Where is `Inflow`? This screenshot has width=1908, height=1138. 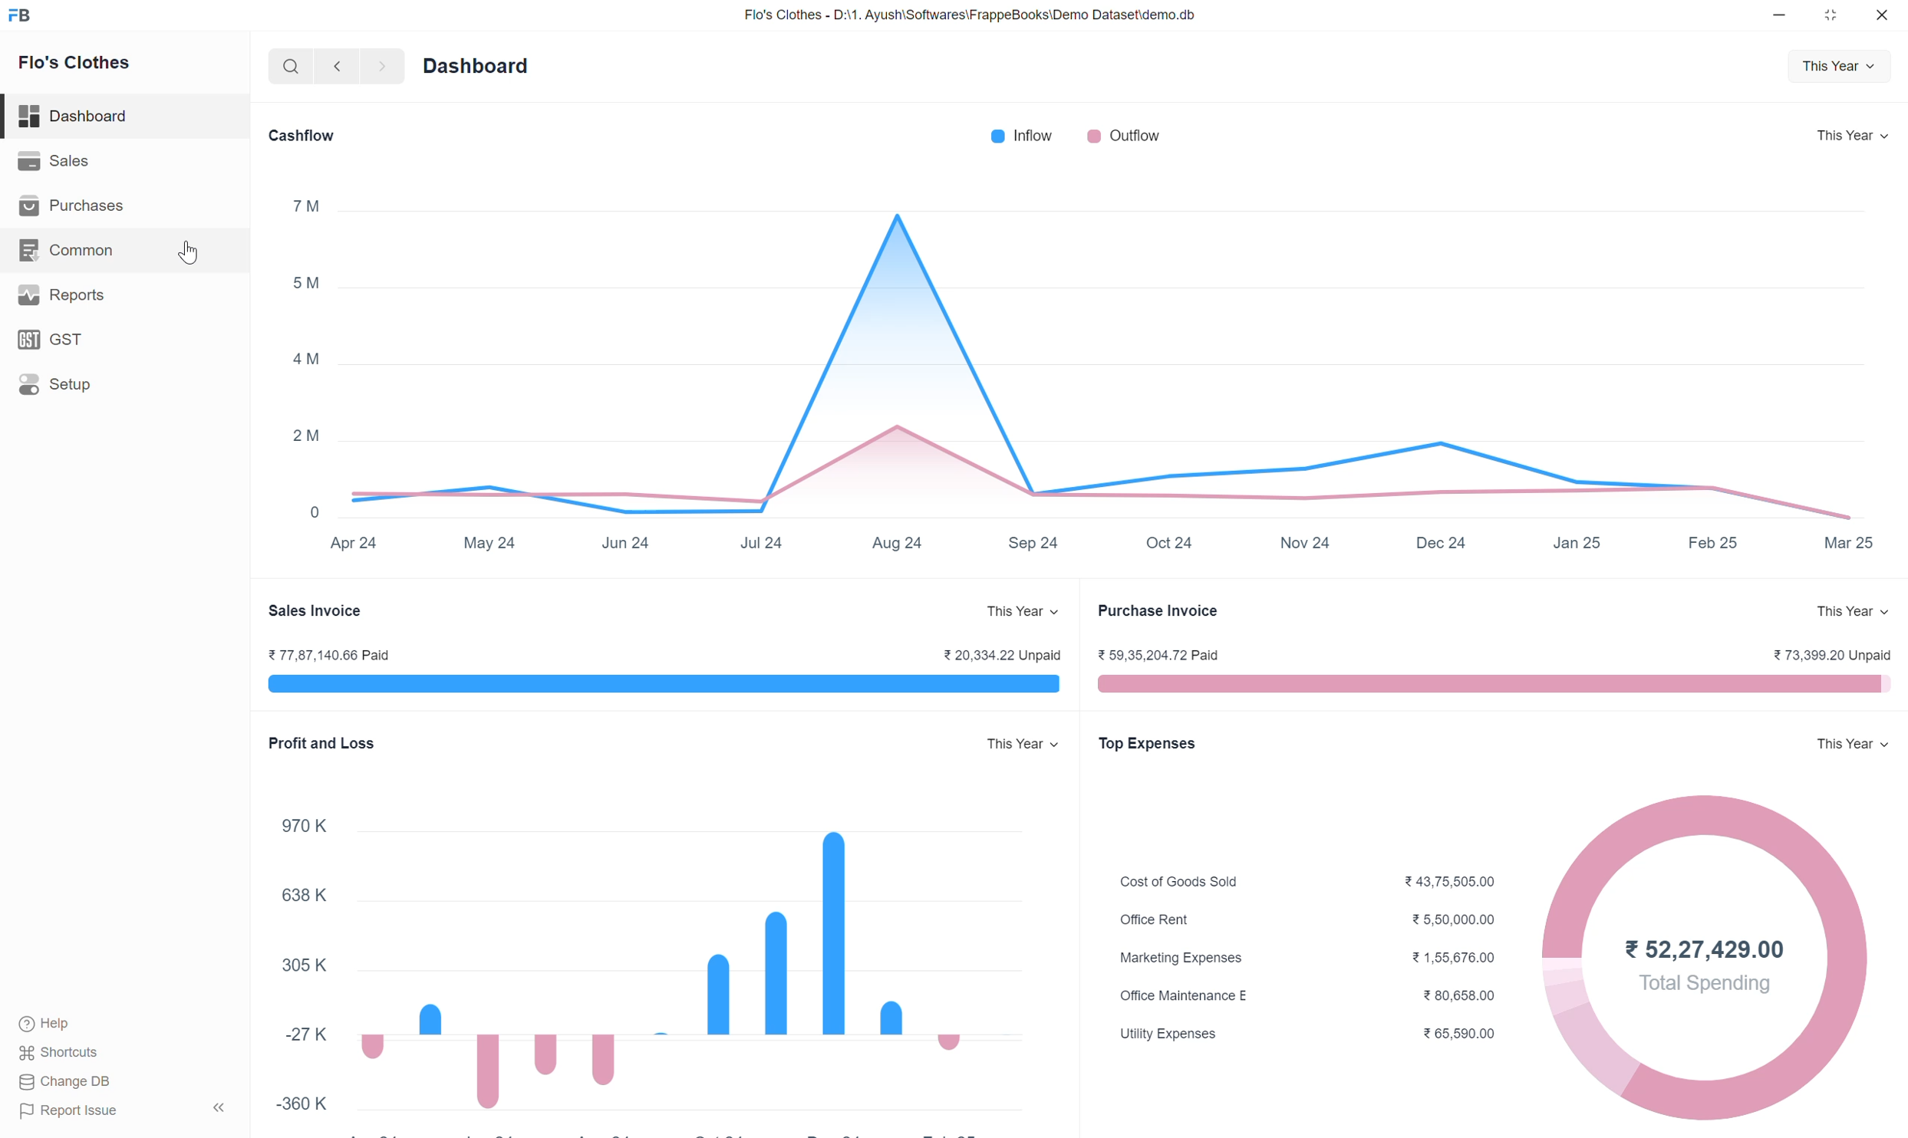
Inflow is located at coordinates (1019, 137).